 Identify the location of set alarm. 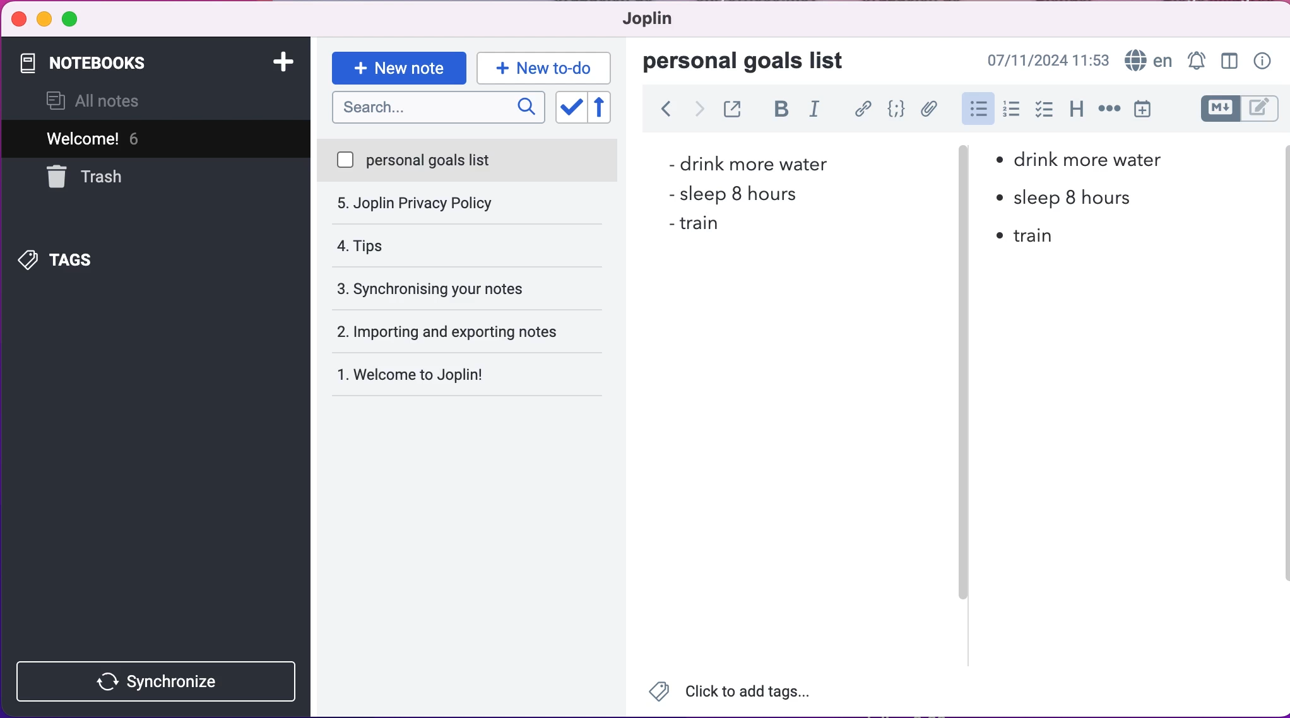
(1194, 59).